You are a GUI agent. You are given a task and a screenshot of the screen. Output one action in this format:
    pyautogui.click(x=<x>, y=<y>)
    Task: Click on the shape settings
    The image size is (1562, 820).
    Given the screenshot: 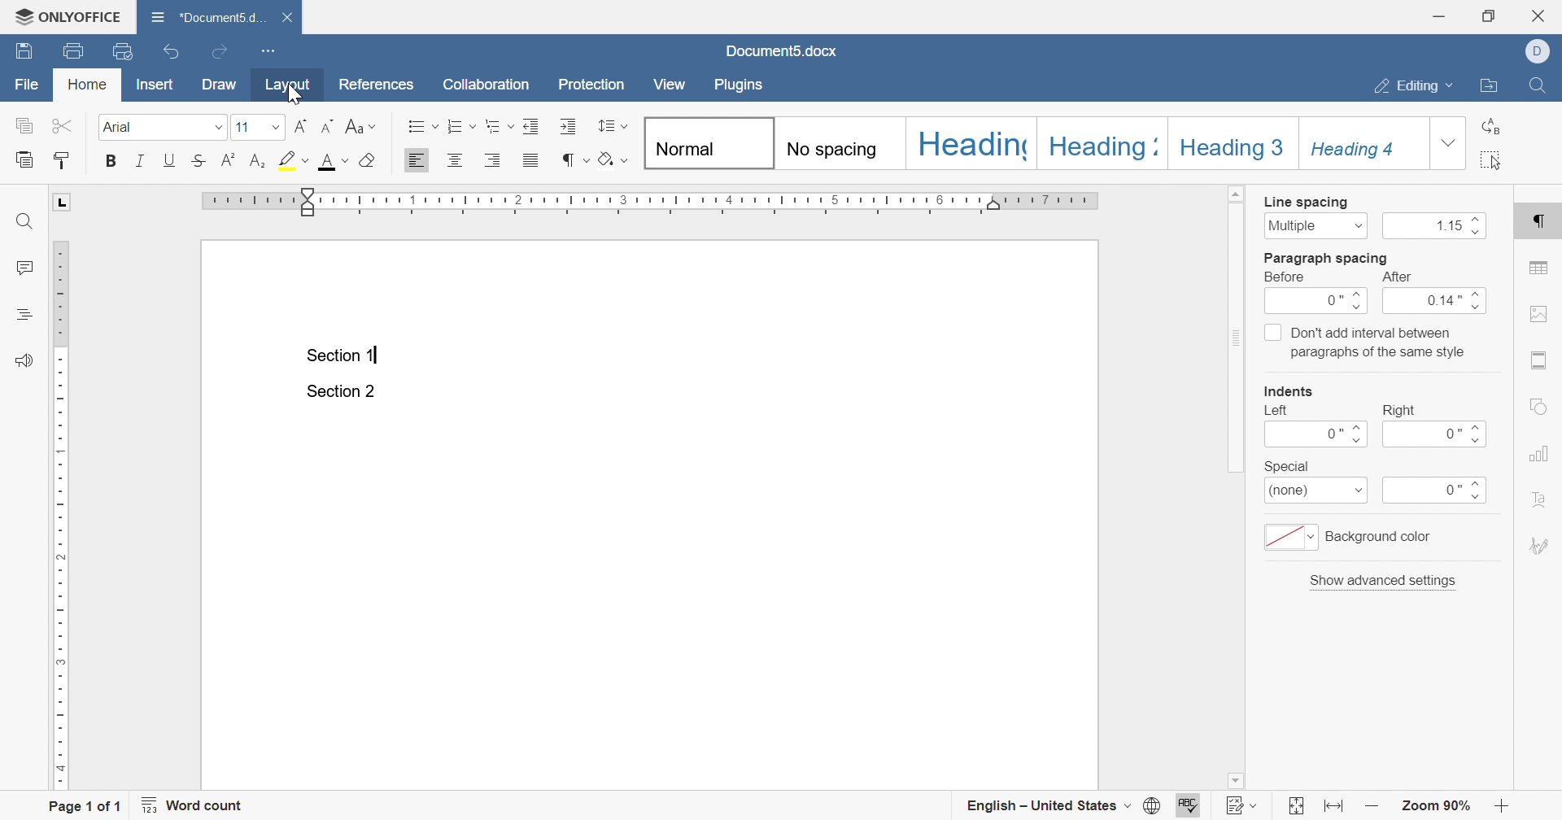 What is the action you would take?
    pyautogui.click(x=1538, y=406)
    